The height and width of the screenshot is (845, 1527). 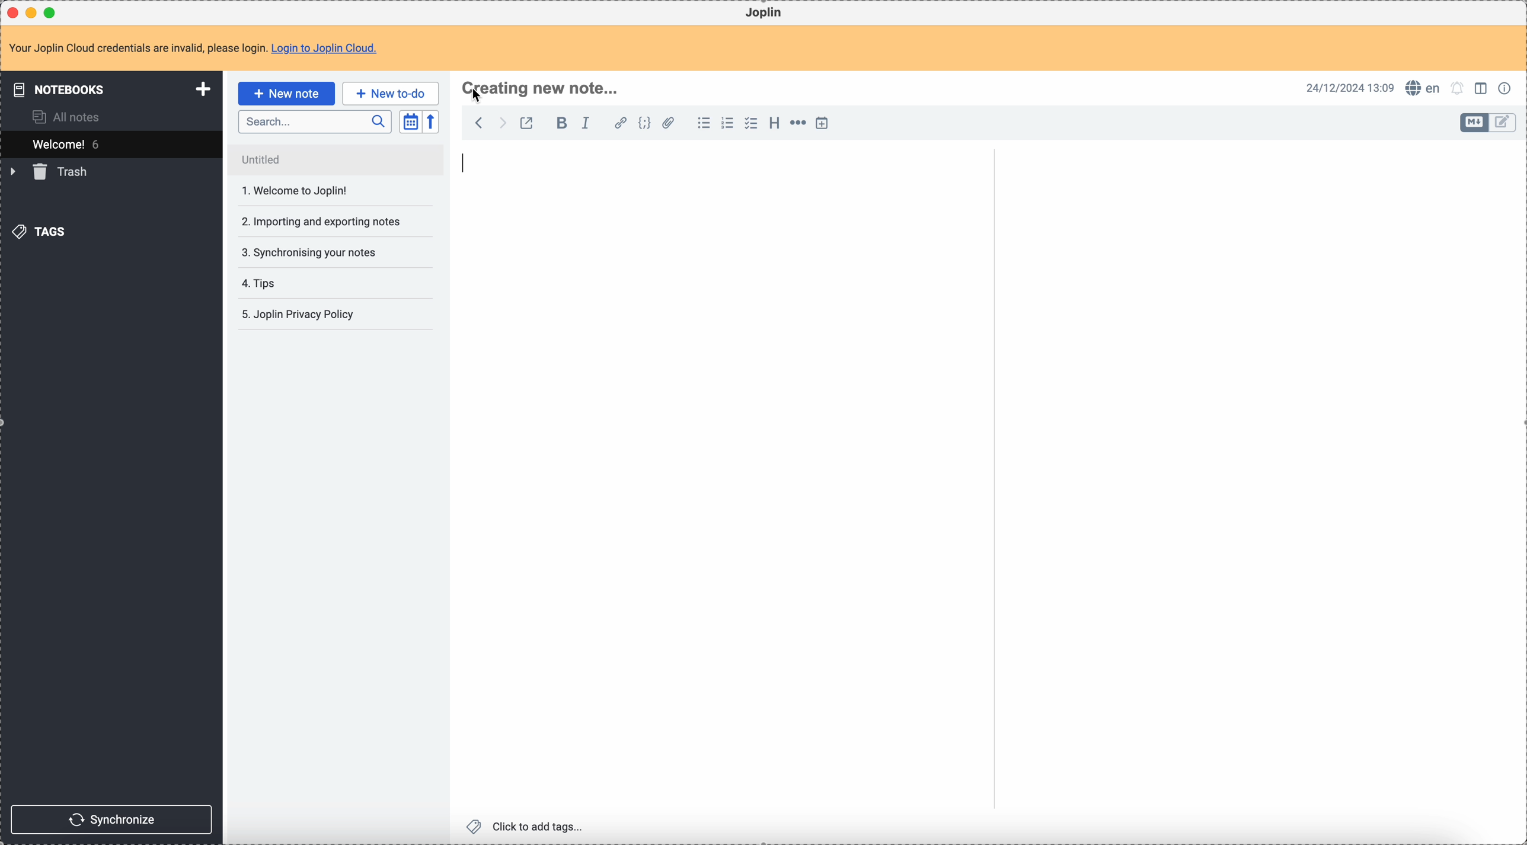 What do you see at coordinates (702, 123) in the screenshot?
I see `bulleted list` at bounding box center [702, 123].